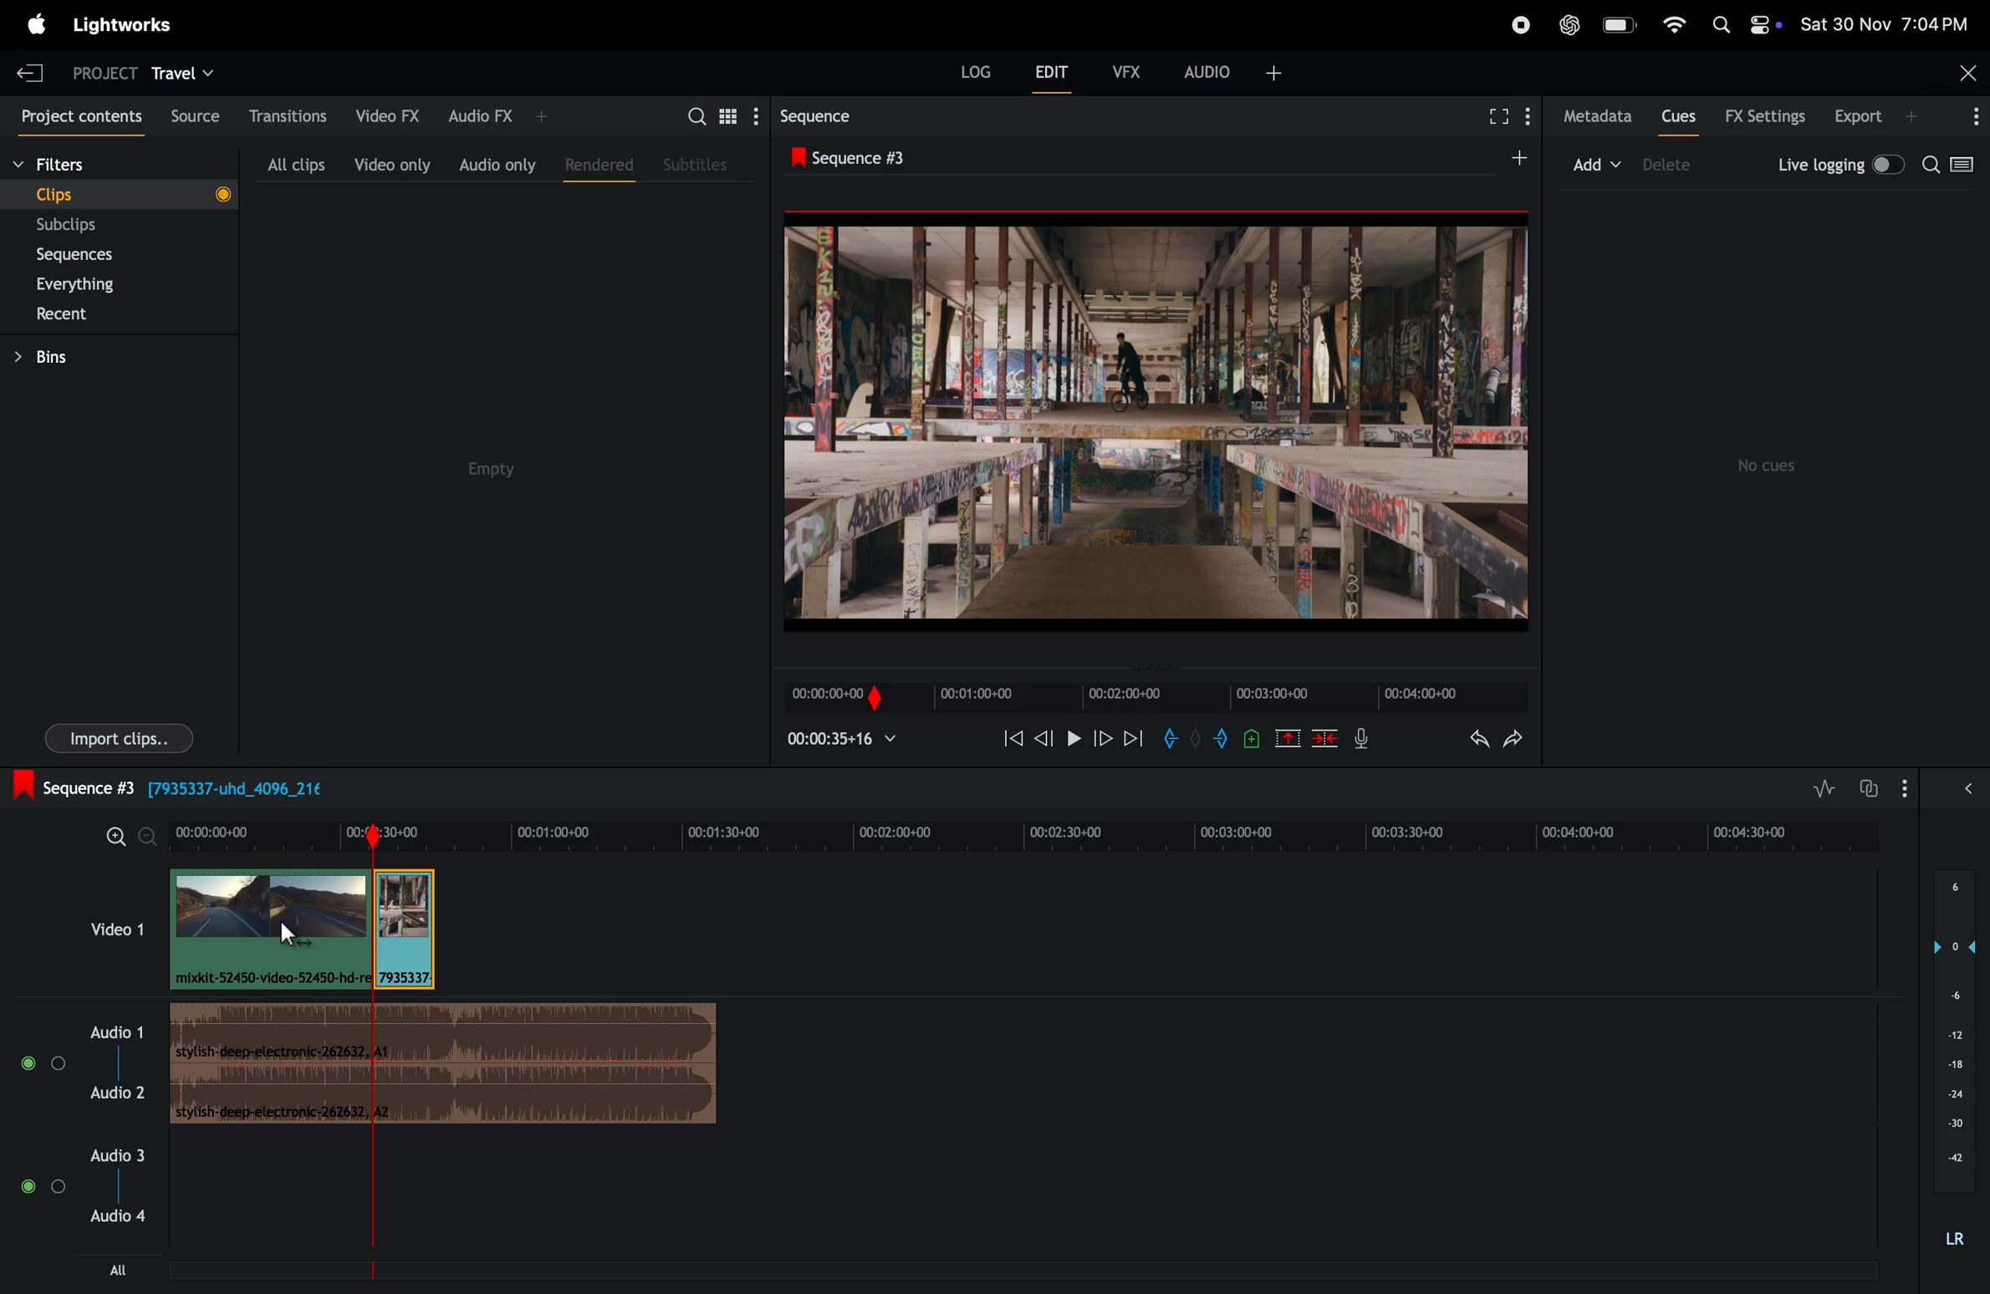  What do you see at coordinates (1055, 74) in the screenshot?
I see `edit` at bounding box center [1055, 74].